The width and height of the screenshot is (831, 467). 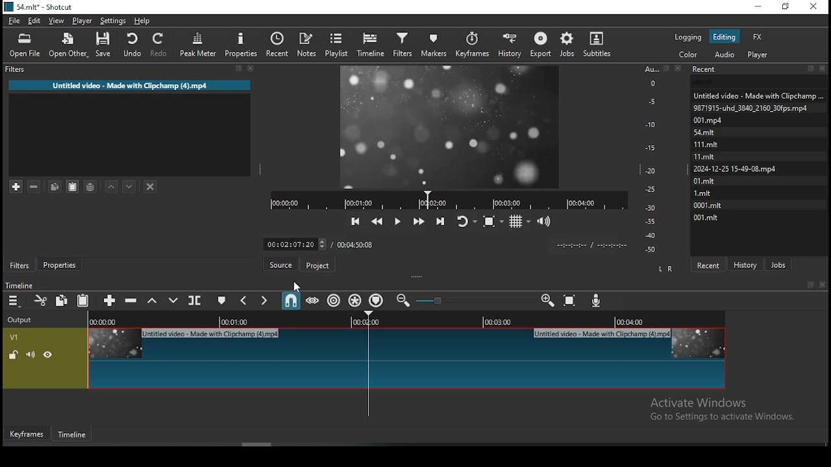 What do you see at coordinates (595, 301) in the screenshot?
I see `record audio` at bounding box center [595, 301].